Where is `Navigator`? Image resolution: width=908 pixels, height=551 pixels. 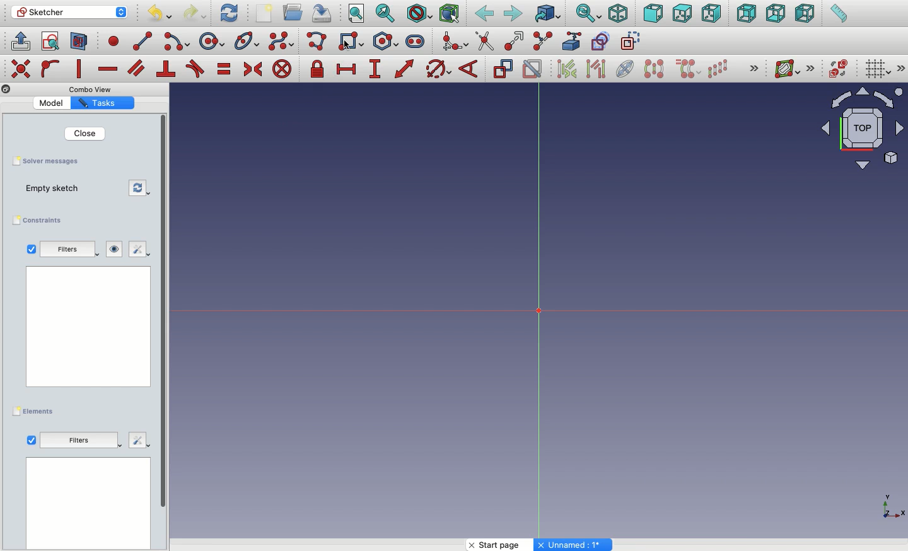
Navigator is located at coordinates (863, 129).